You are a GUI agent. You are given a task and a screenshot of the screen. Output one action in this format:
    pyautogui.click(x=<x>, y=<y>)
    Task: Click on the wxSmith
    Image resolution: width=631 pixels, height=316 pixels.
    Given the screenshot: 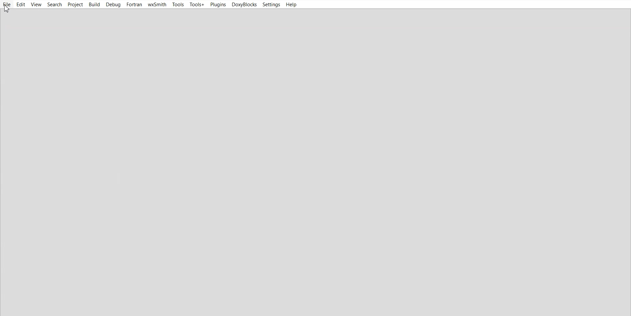 What is the action you would take?
    pyautogui.click(x=157, y=5)
    